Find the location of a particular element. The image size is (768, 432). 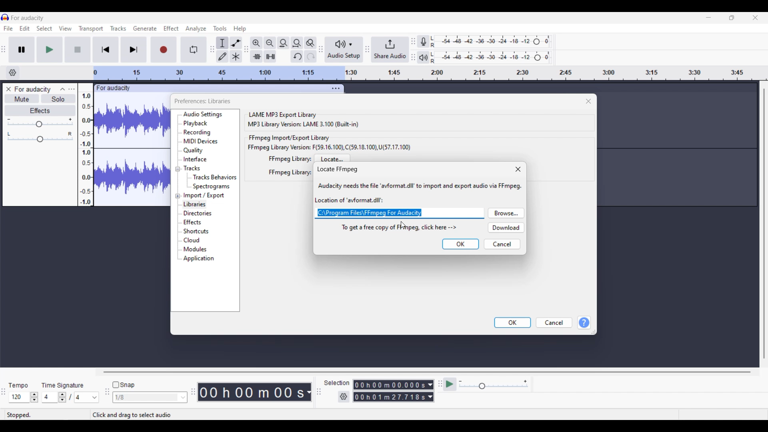

Tempo settings is located at coordinates (24, 397).